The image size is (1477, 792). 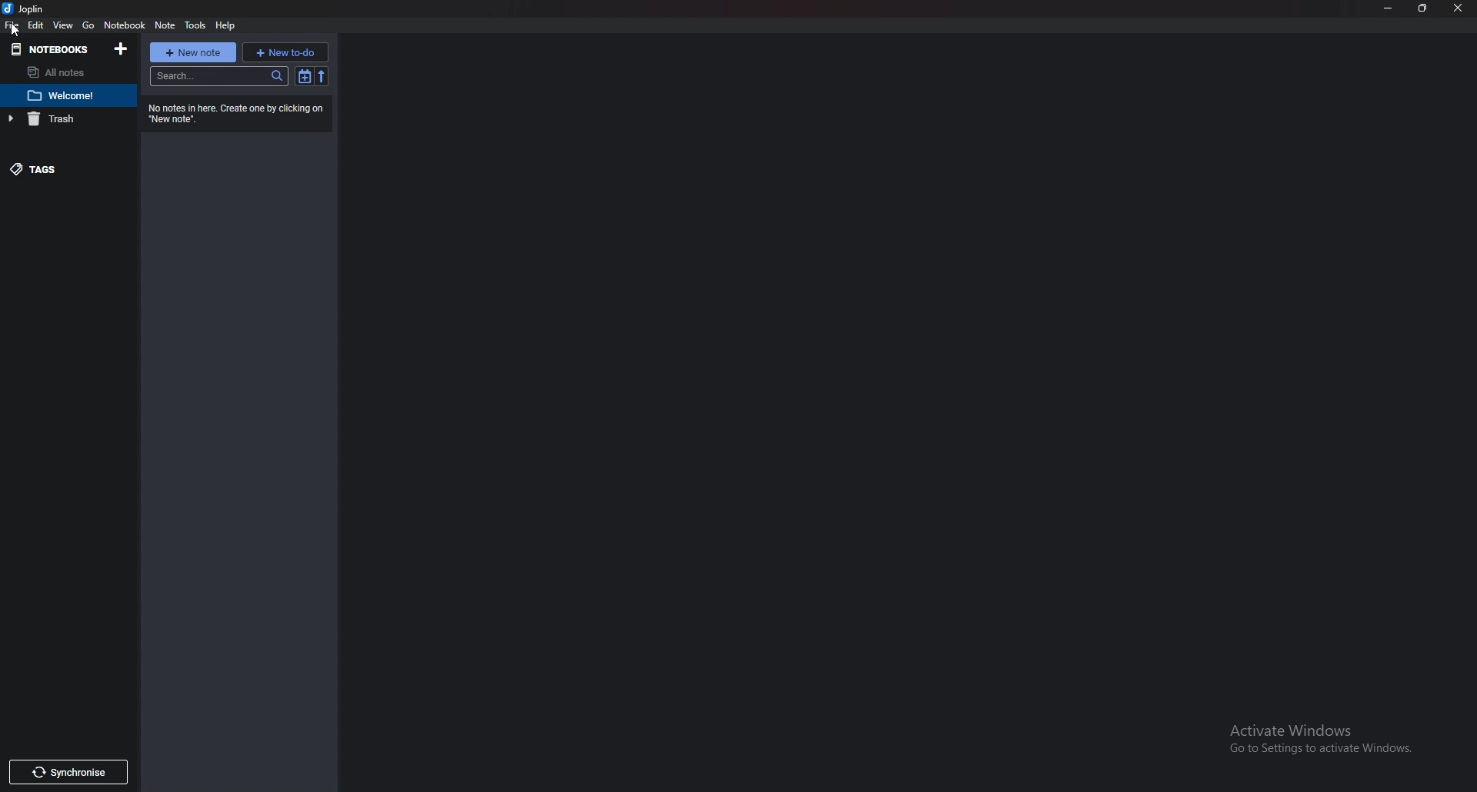 I want to click on All notes, so click(x=67, y=71).